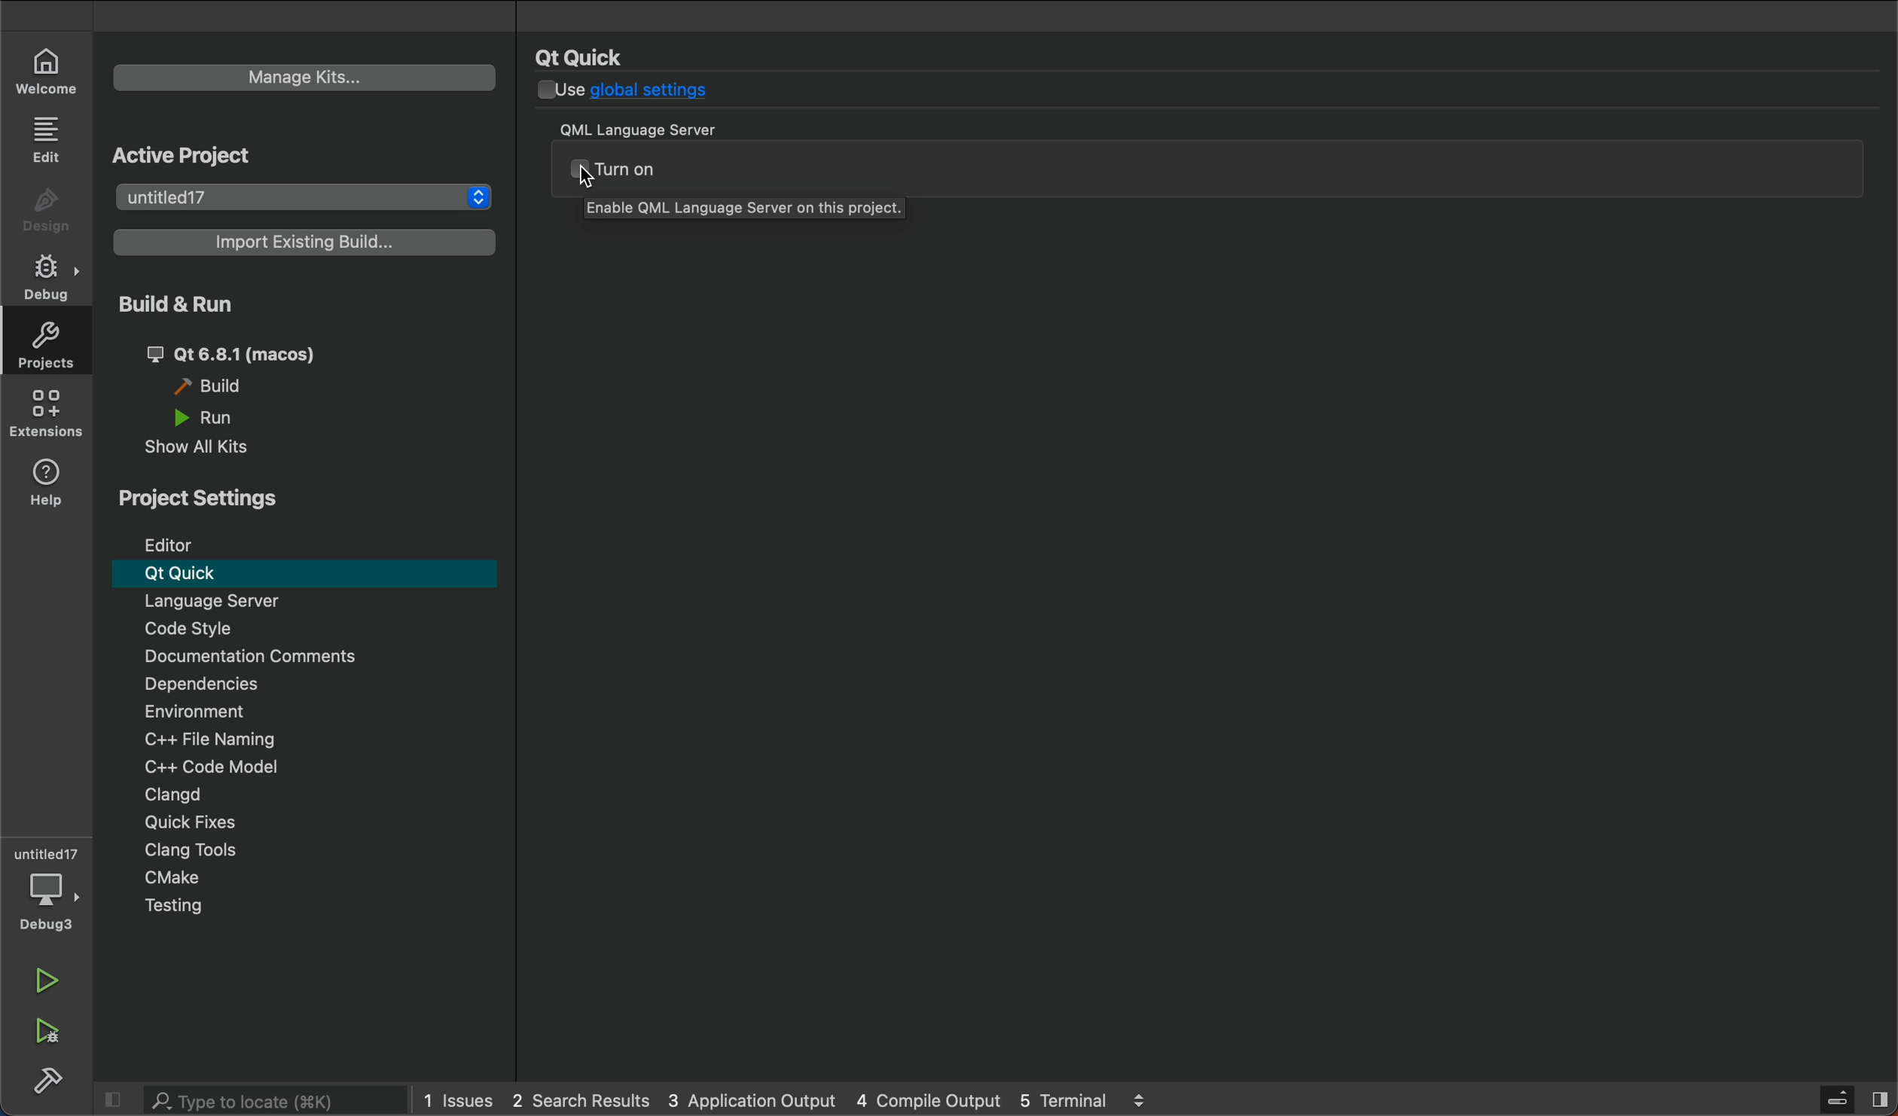  Describe the element at coordinates (44, 886) in the screenshot. I see `Debugger ` at that location.